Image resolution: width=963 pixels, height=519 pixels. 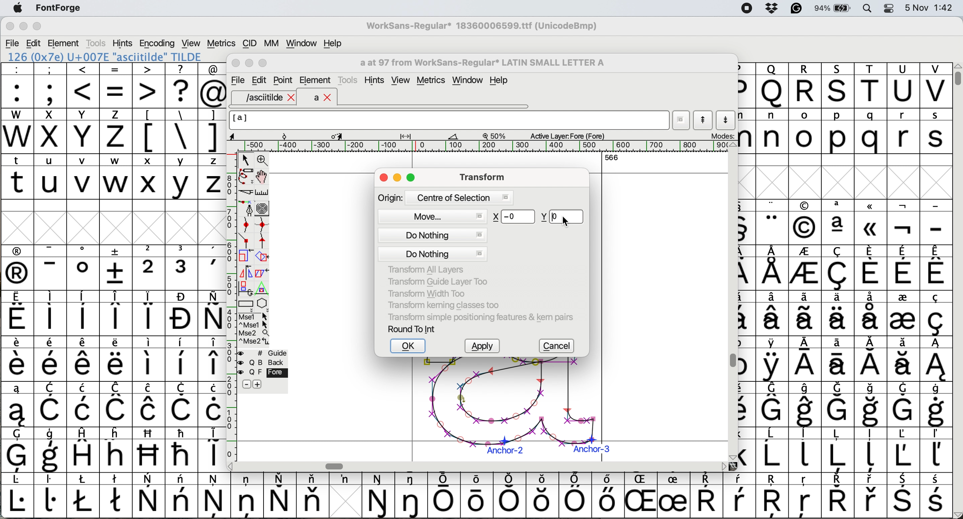 What do you see at coordinates (149, 267) in the screenshot?
I see `2` at bounding box center [149, 267].